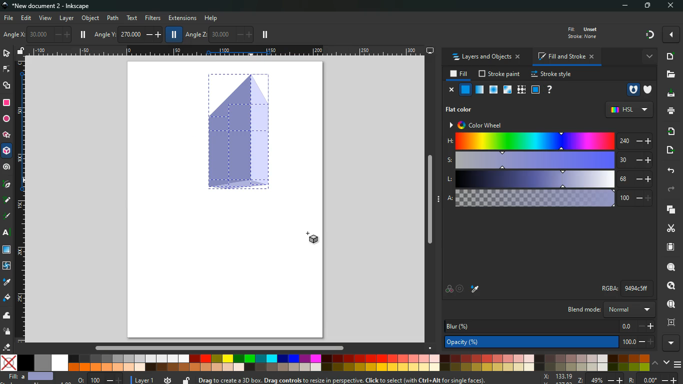  Describe the element at coordinates (610, 379) in the screenshot. I see `zoom` at that location.